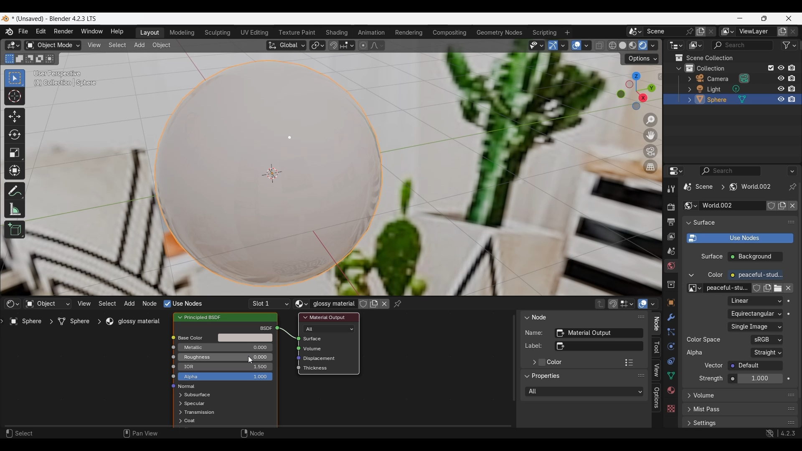 Image resolution: width=802 pixels, height=451 pixels. What do you see at coordinates (15, 134) in the screenshot?
I see `Rotate` at bounding box center [15, 134].